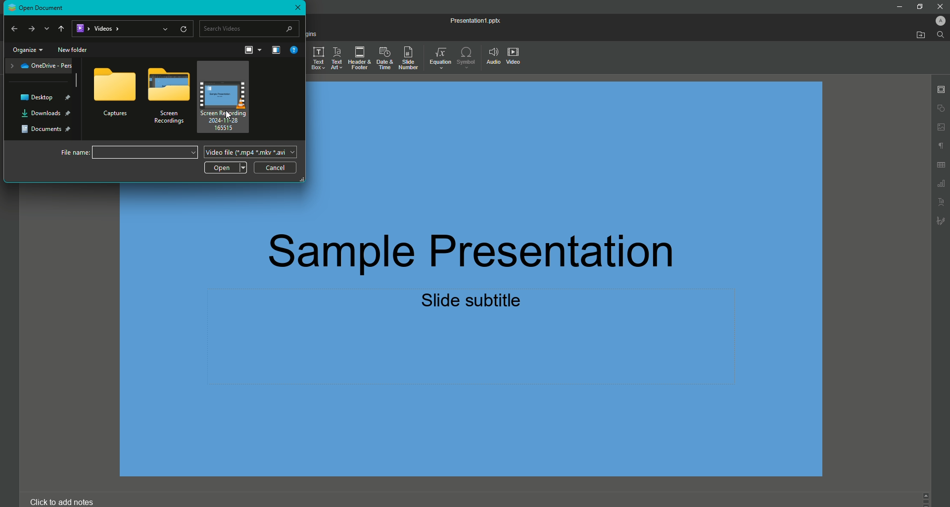  What do you see at coordinates (47, 129) in the screenshot?
I see `Documents` at bounding box center [47, 129].